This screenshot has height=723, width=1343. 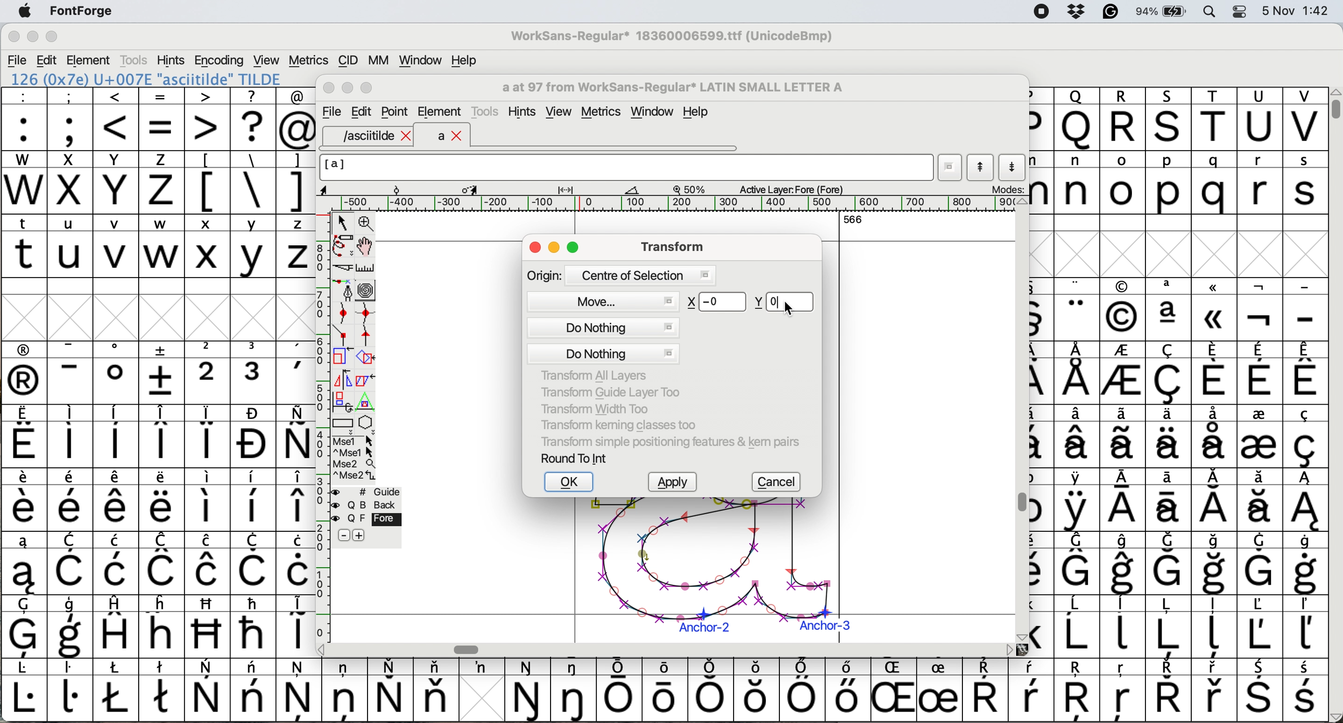 I want to click on apply, so click(x=676, y=483).